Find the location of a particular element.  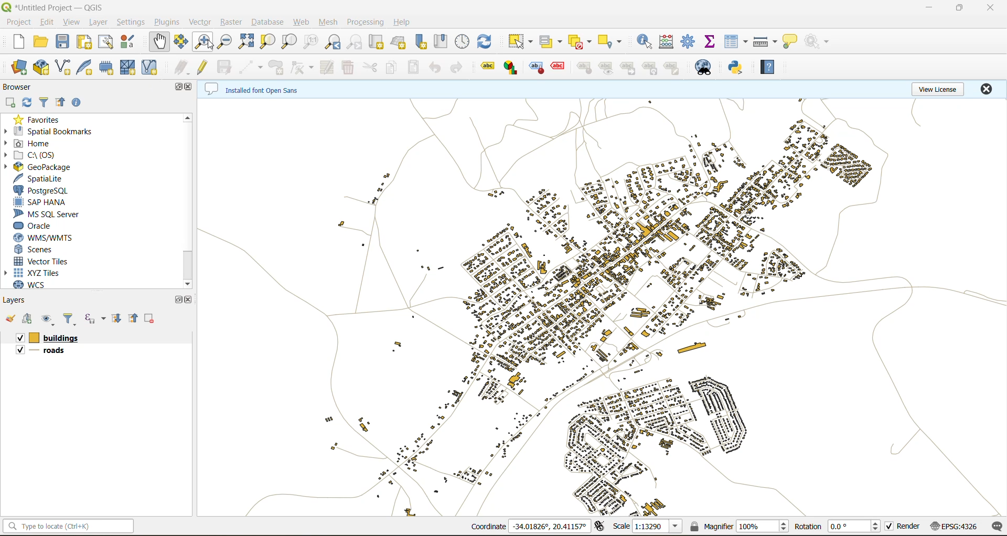

web is located at coordinates (303, 22).